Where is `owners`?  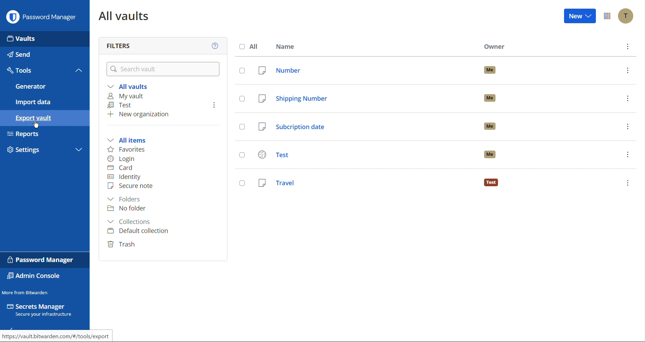 owners is located at coordinates (493, 126).